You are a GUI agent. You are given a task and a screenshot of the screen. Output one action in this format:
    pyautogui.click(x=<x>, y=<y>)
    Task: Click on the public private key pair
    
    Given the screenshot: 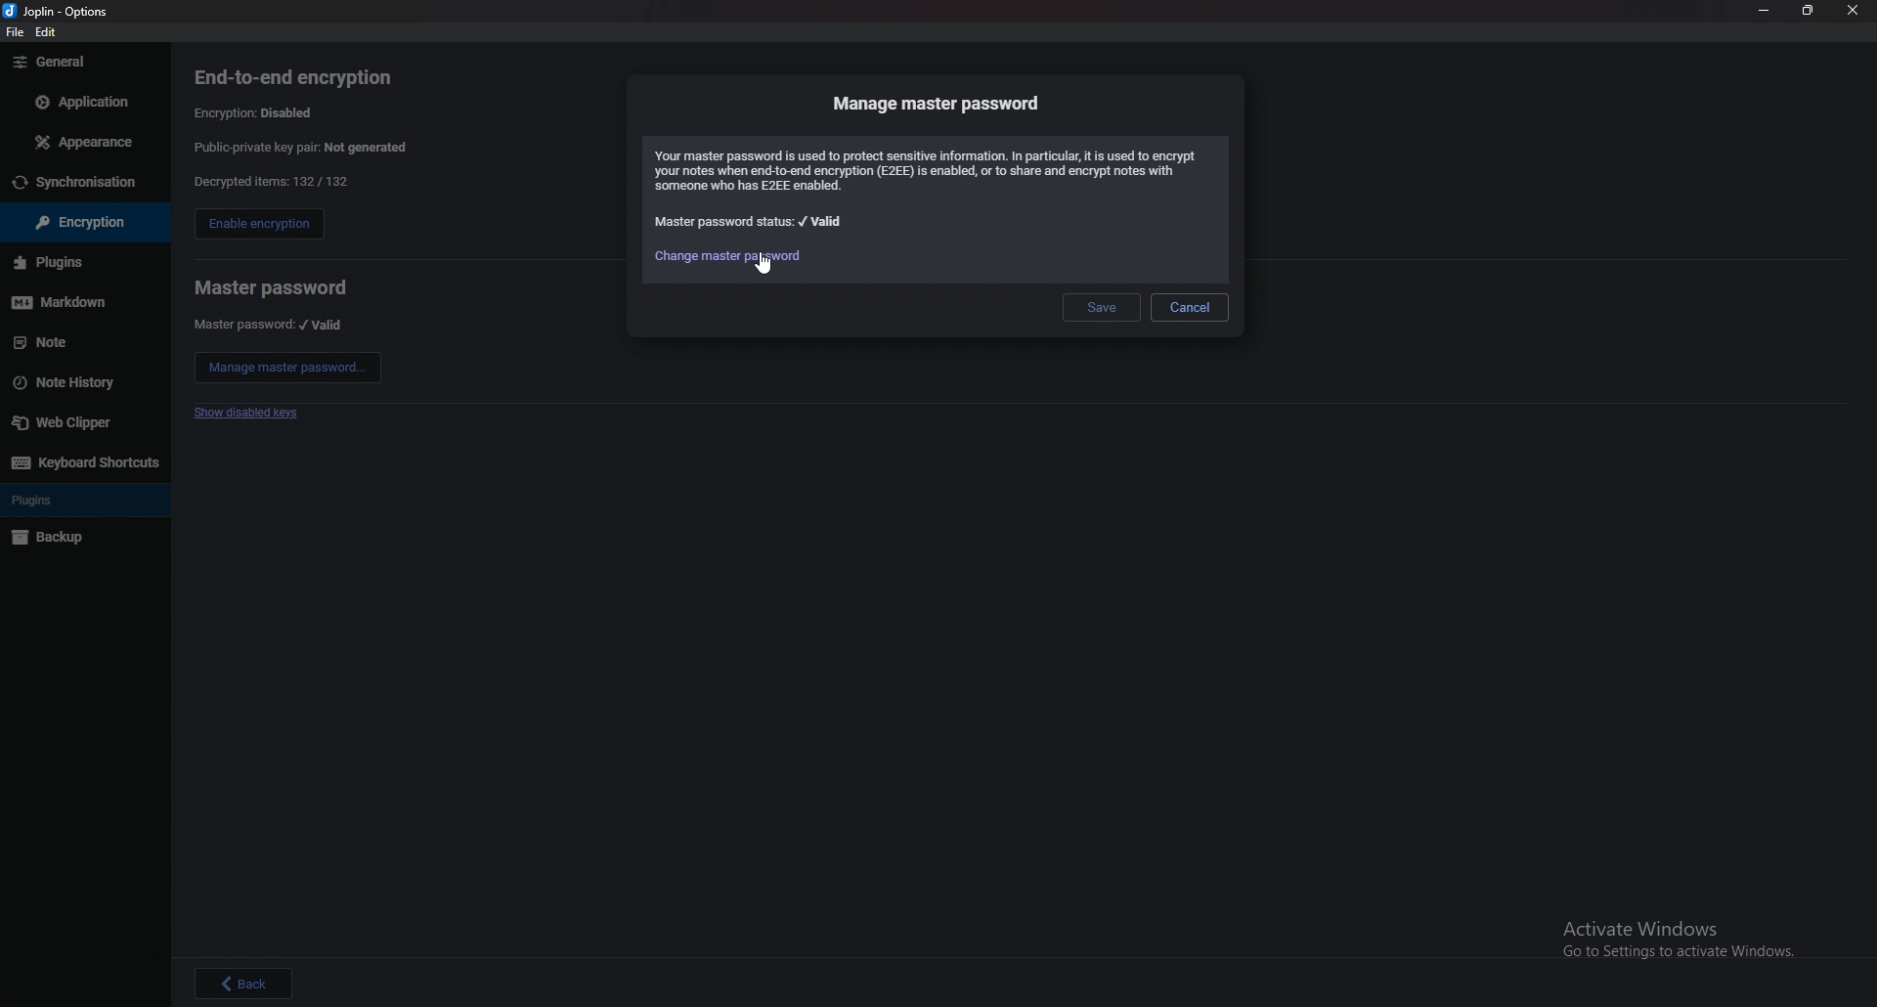 What is the action you would take?
    pyautogui.click(x=316, y=147)
    